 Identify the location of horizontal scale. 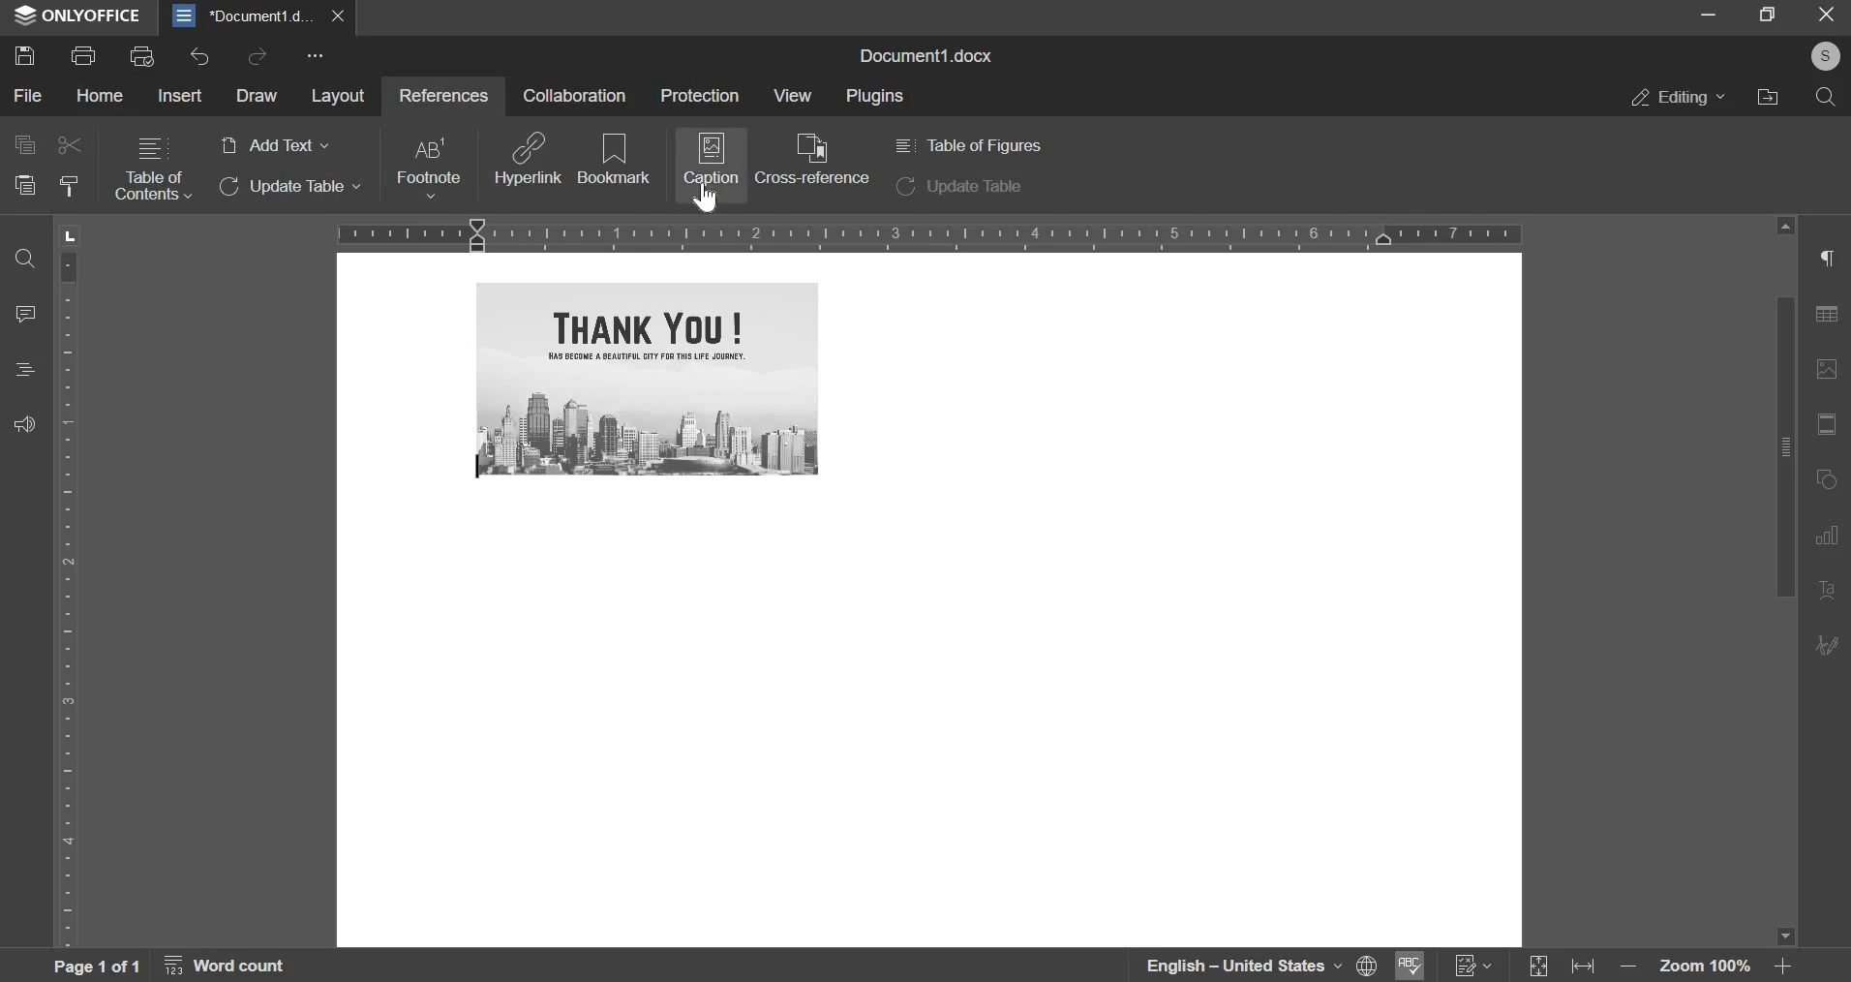
(929, 232).